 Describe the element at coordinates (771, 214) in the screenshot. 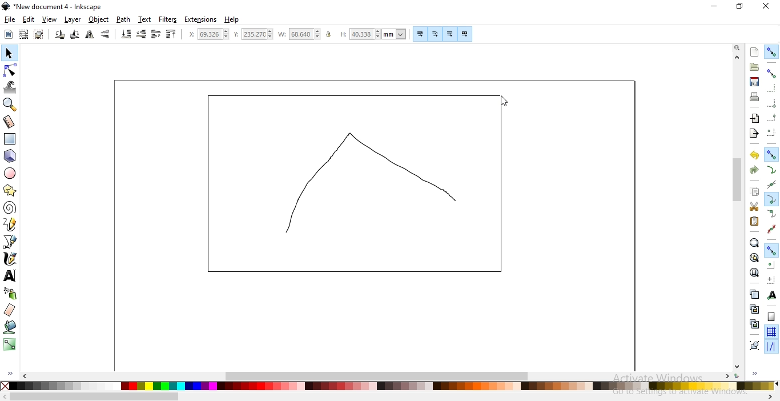

I see `snap smooth nodes` at that location.